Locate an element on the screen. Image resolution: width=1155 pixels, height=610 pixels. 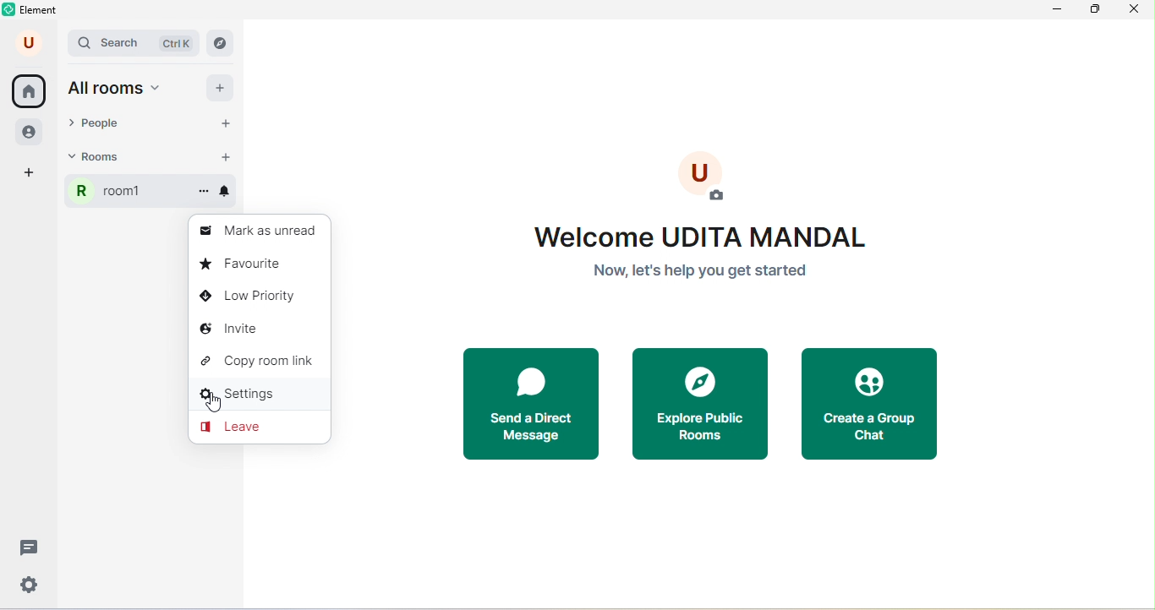
add photo is located at coordinates (712, 174).